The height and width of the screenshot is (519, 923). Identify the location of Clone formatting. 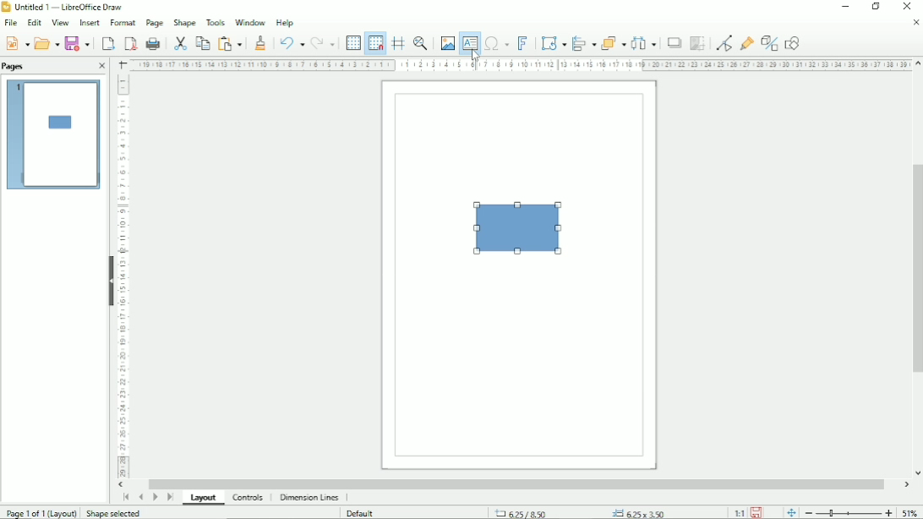
(262, 42).